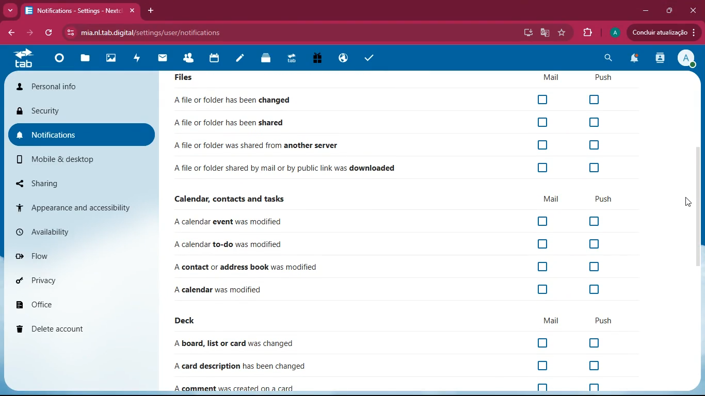 This screenshot has width=705, height=396. I want to click on minimize, so click(646, 10).